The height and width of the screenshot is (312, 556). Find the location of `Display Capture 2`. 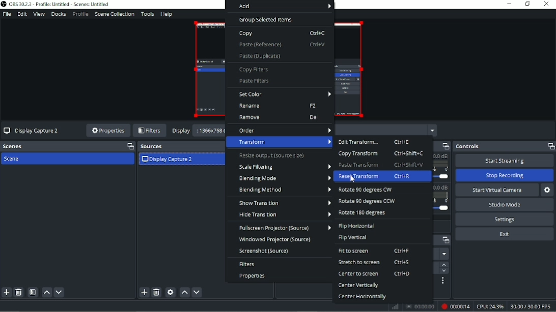

Display Capture 2 is located at coordinates (168, 160).